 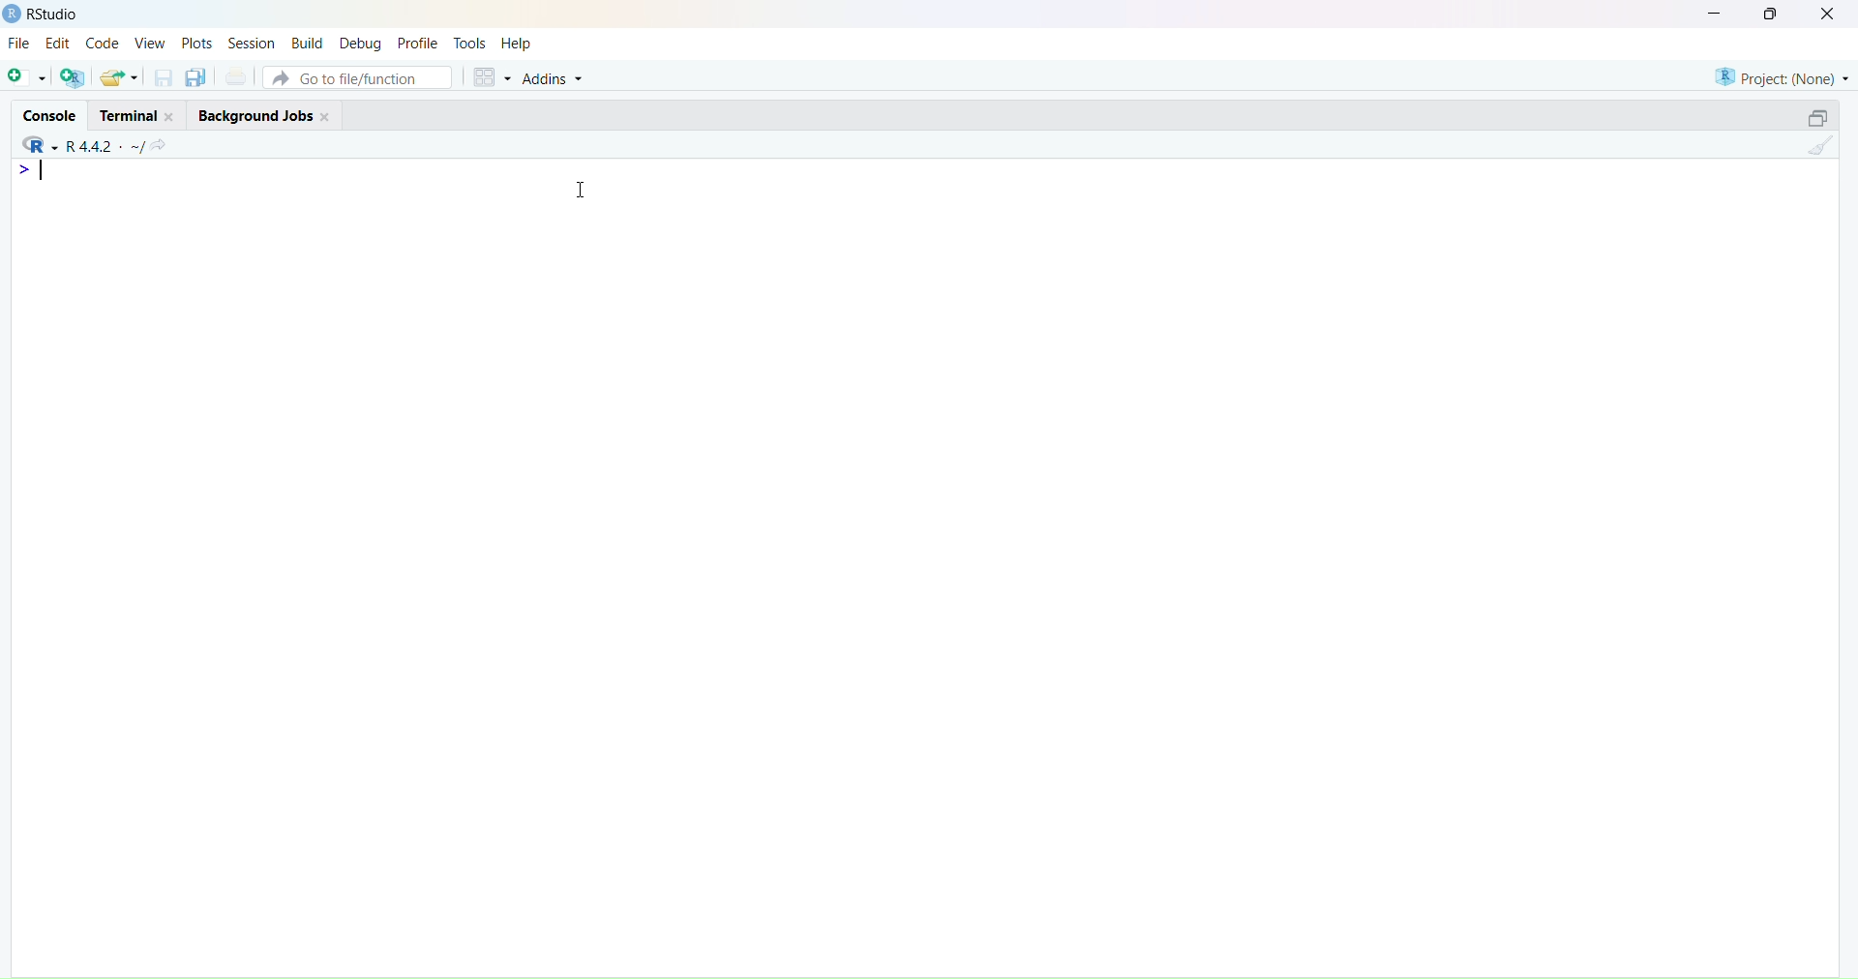 What do you see at coordinates (195, 77) in the screenshot?
I see `copy` at bounding box center [195, 77].